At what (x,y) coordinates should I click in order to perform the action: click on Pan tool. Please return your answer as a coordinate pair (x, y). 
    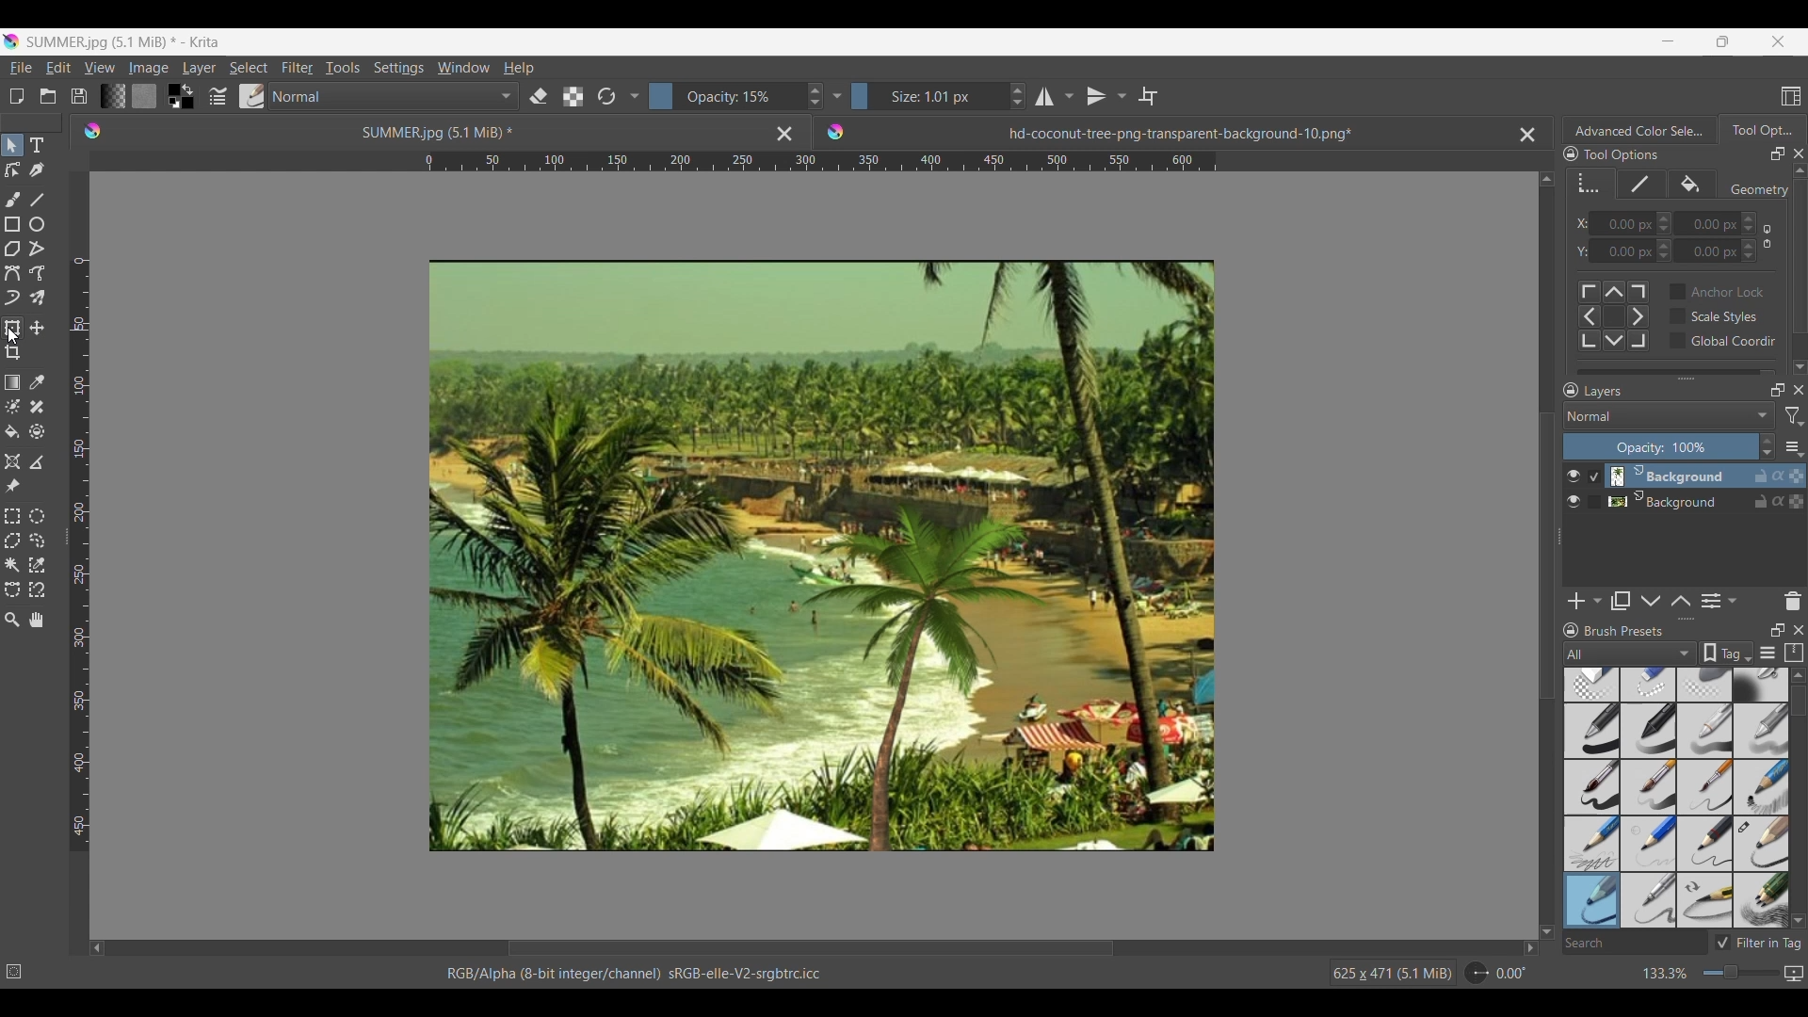
    Looking at the image, I should click on (38, 620).